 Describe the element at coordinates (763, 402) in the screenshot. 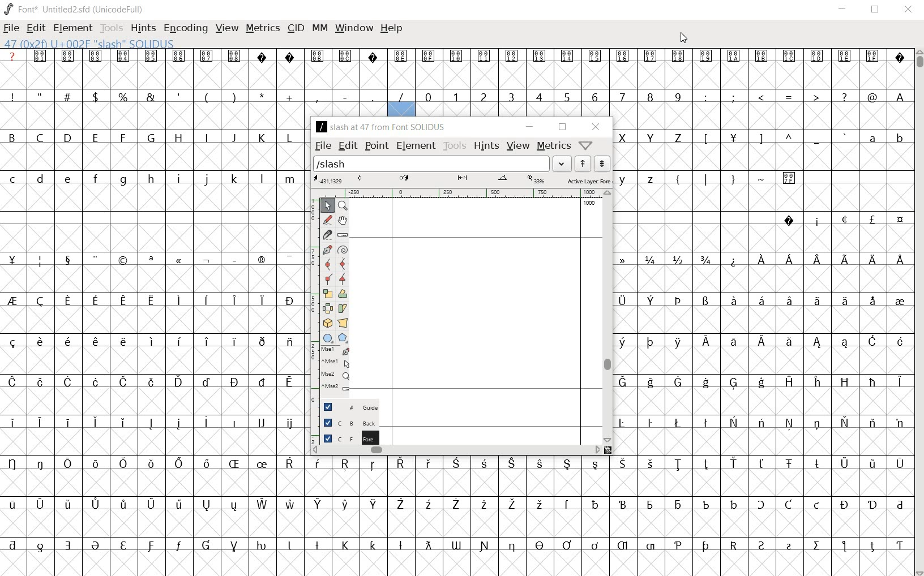

I see `empty cells` at that location.